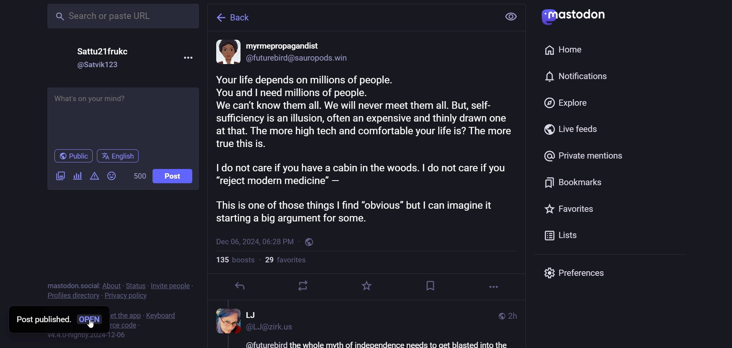 The image size is (732, 348). What do you see at coordinates (163, 315) in the screenshot?
I see `keyboard` at bounding box center [163, 315].